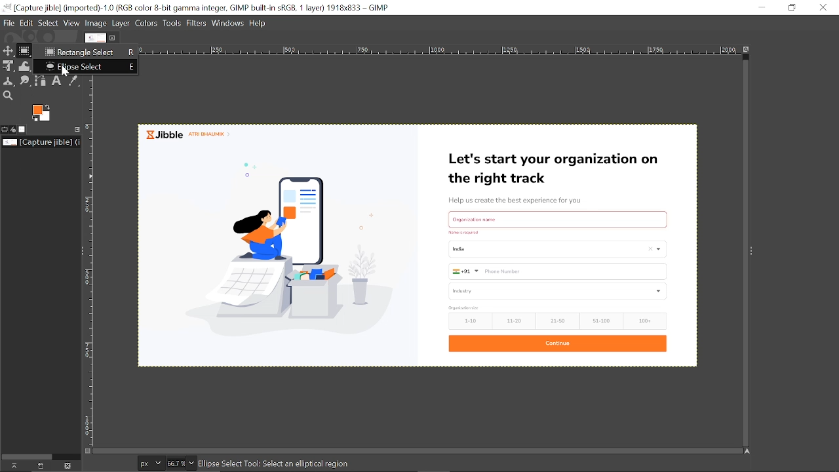 The height and width of the screenshot is (472, 839). Describe the element at coordinates (98, 22) in the screenshot. I see `Image` at that location.